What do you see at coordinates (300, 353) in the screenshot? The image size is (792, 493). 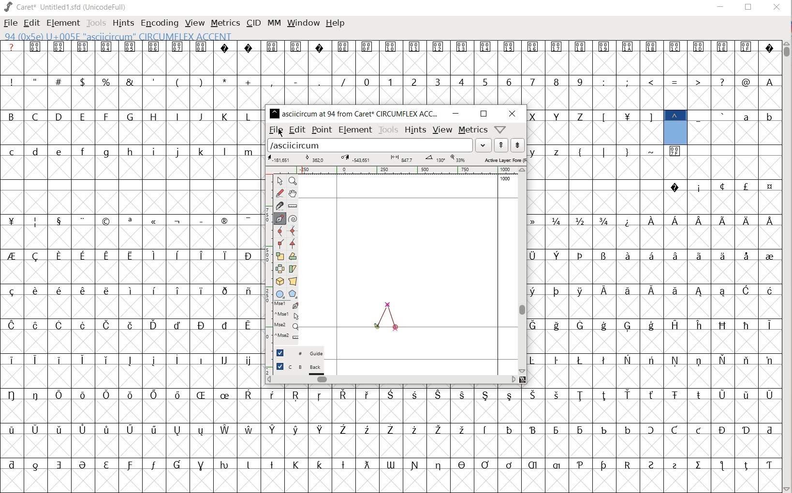 I see `guide` at bounding box center [300, 353].